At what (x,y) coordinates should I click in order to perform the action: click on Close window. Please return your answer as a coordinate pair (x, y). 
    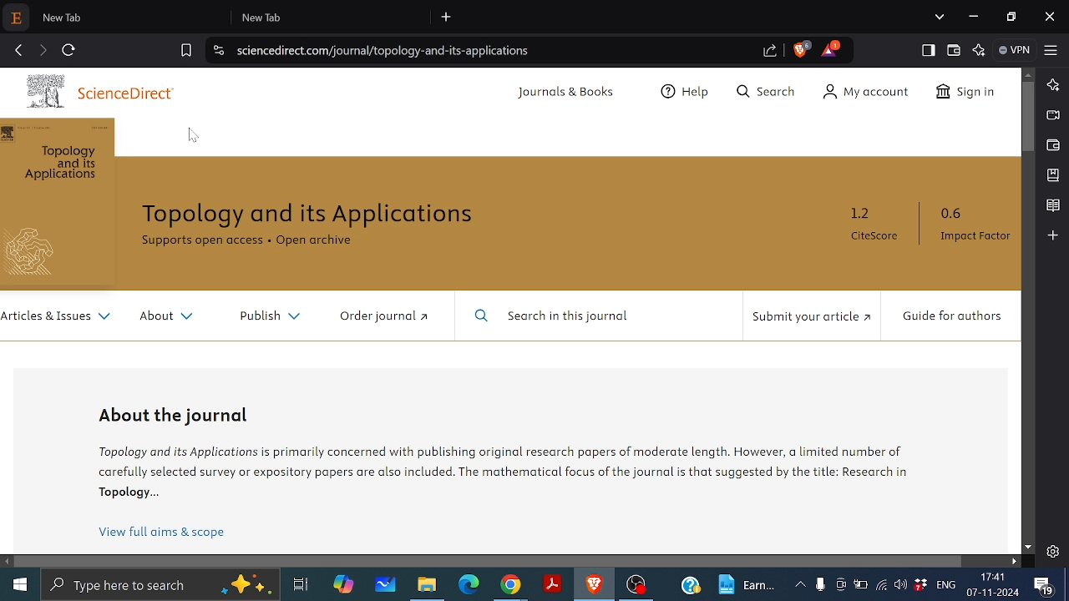
    Looking at the image, I should click on (1051, 17).